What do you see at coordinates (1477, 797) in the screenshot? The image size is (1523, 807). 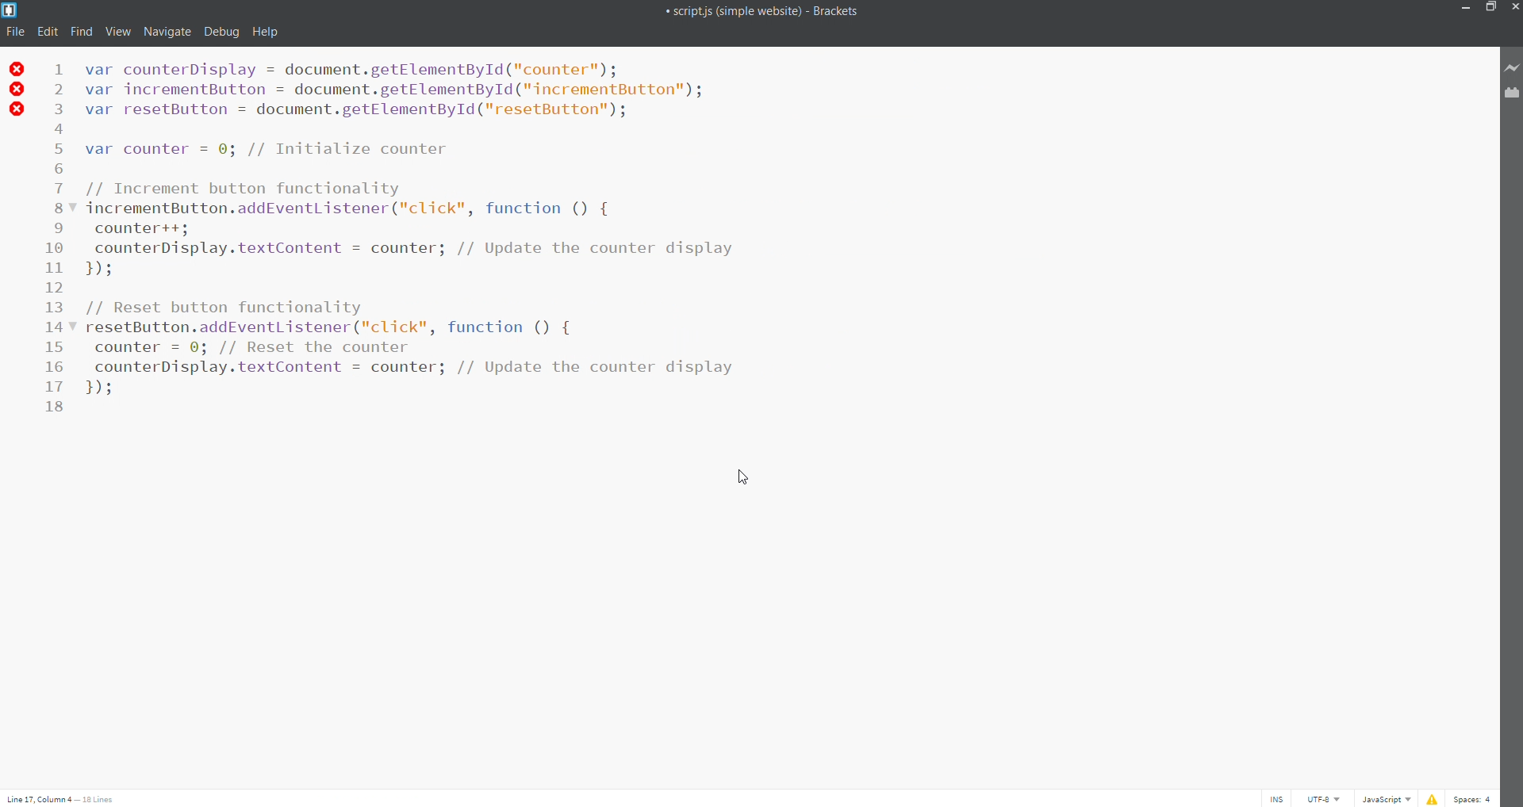 I see `space count` at bounding box center [1477, 797].